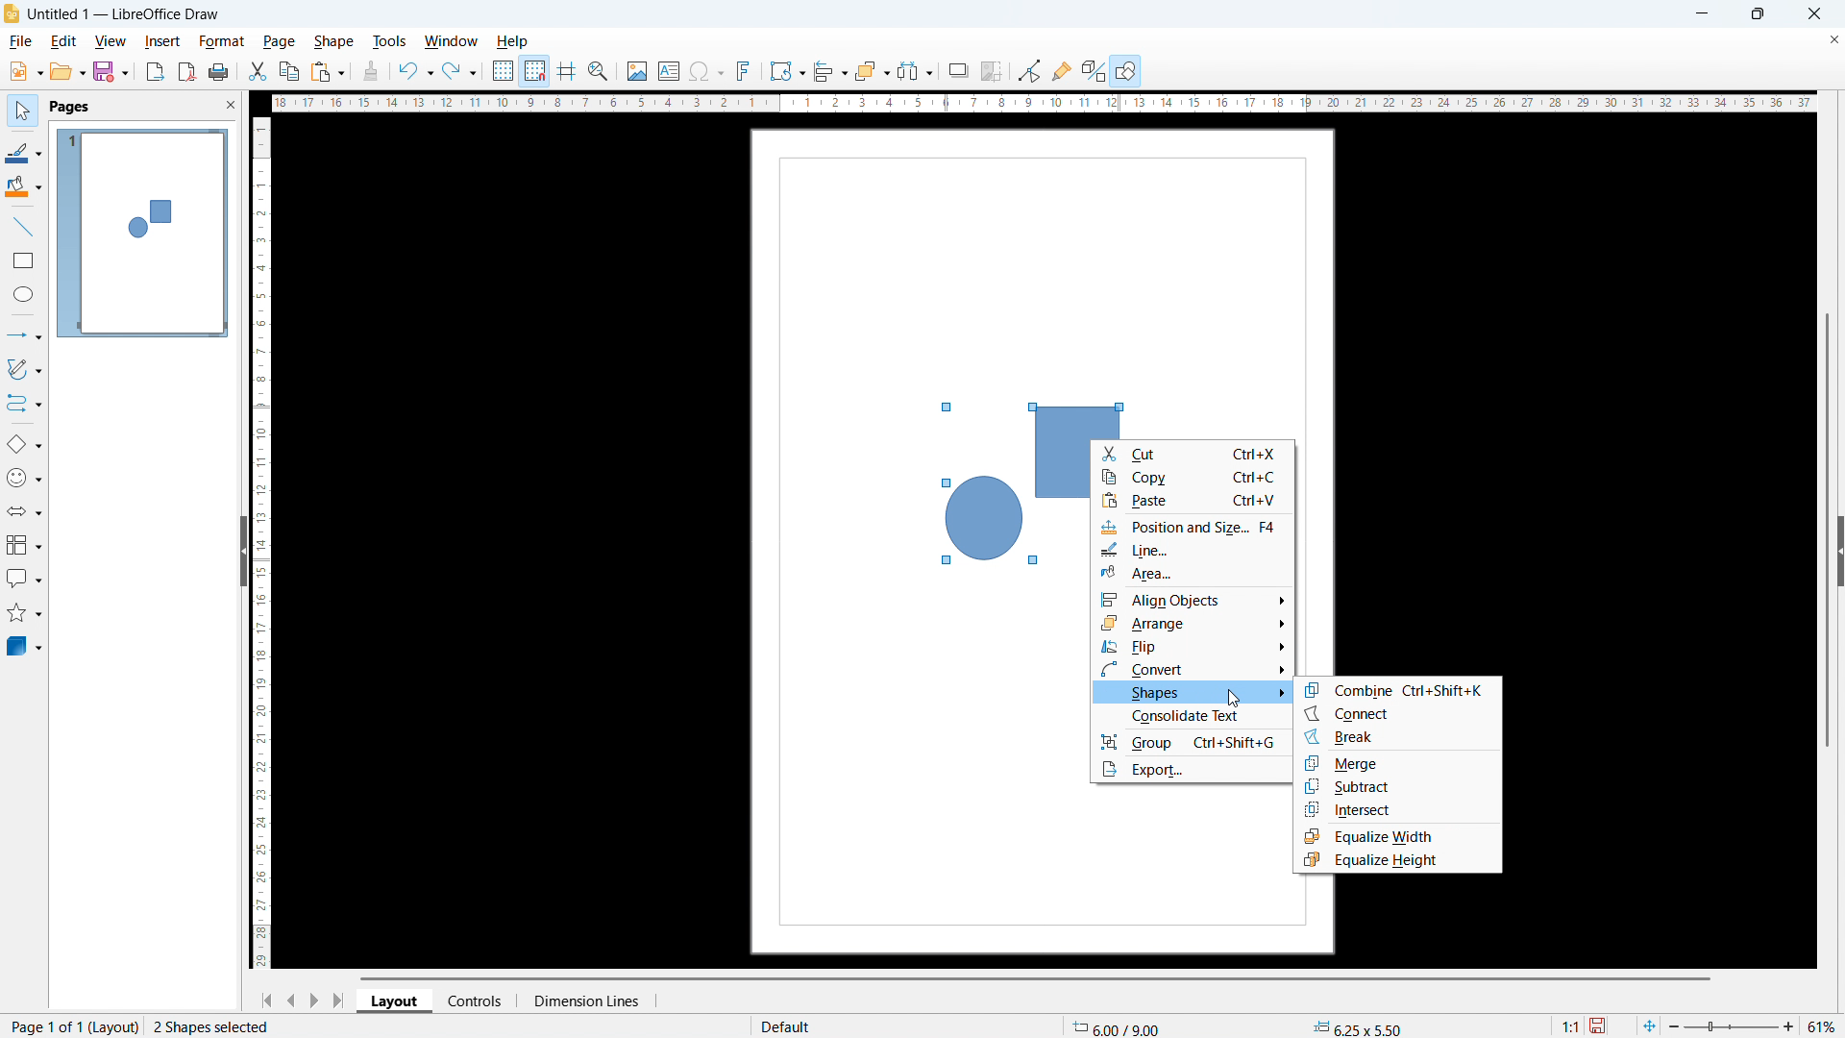 This screenshot has width=1845, height=1038. I want to click on lines & arrows, so click(28, 335).